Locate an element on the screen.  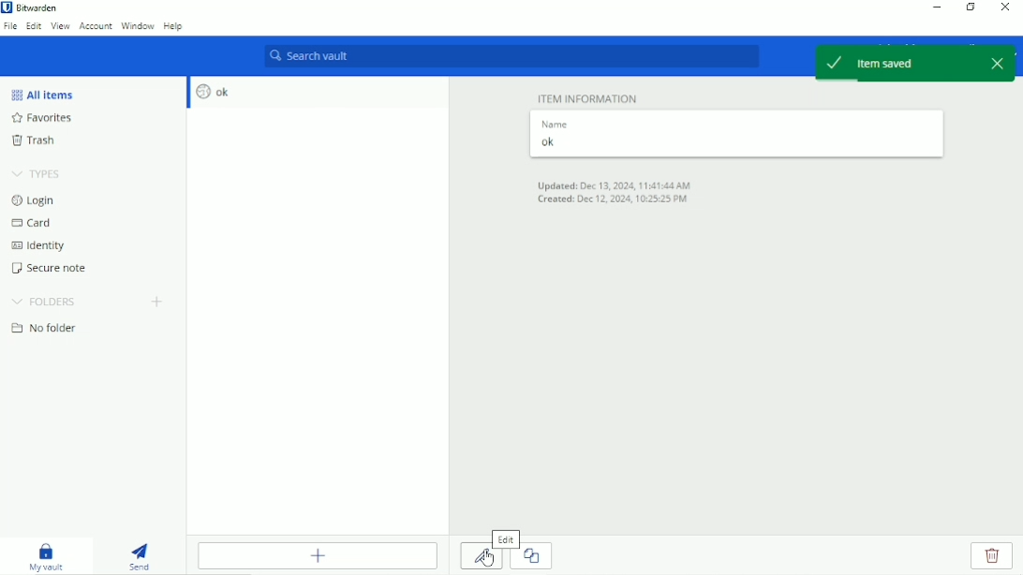
My vault is located at coordinates (50, 555).